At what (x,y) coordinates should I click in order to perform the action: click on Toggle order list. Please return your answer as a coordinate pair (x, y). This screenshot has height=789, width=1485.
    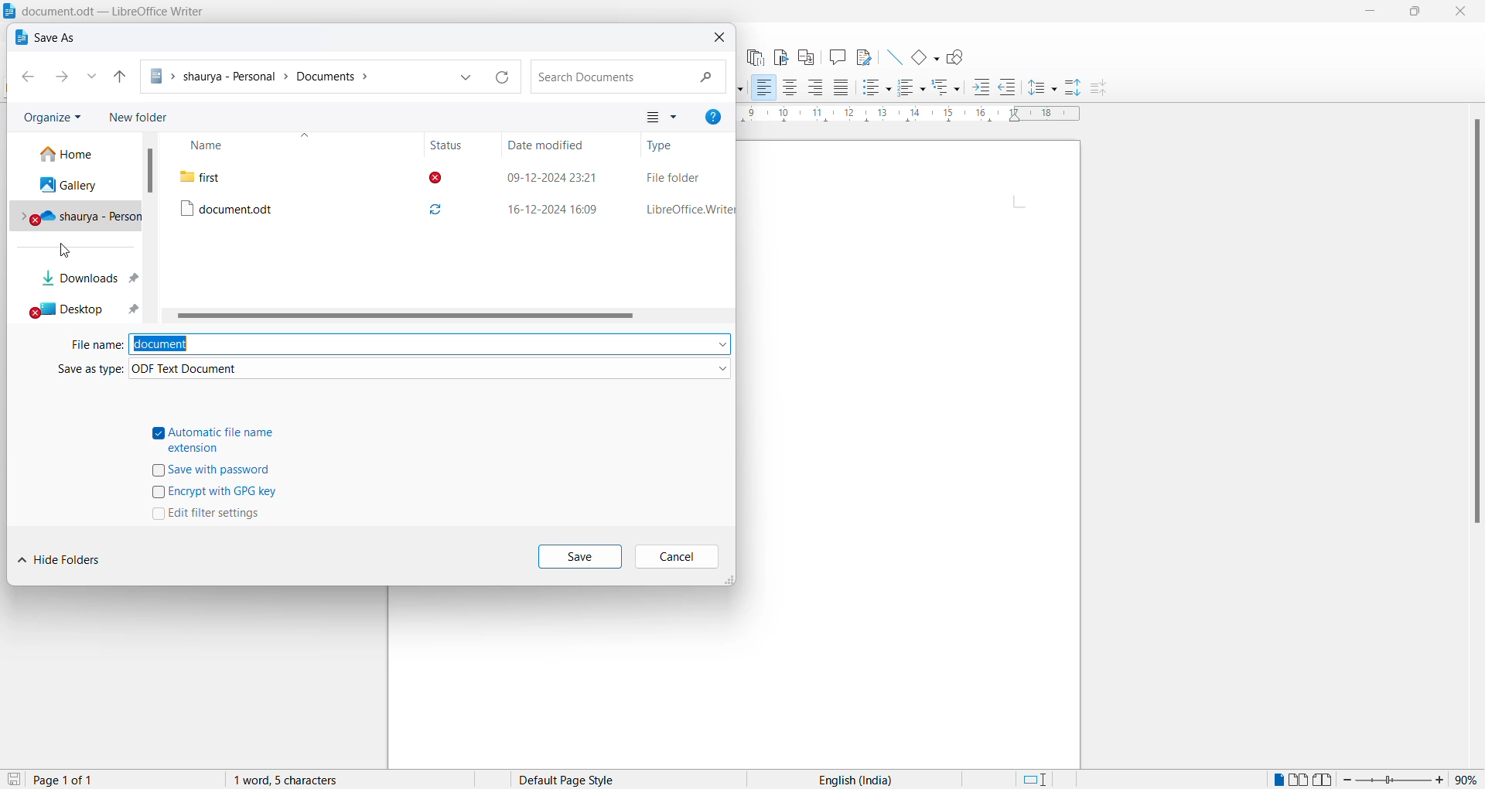
    Looking at the image, I should click on (910, 89).